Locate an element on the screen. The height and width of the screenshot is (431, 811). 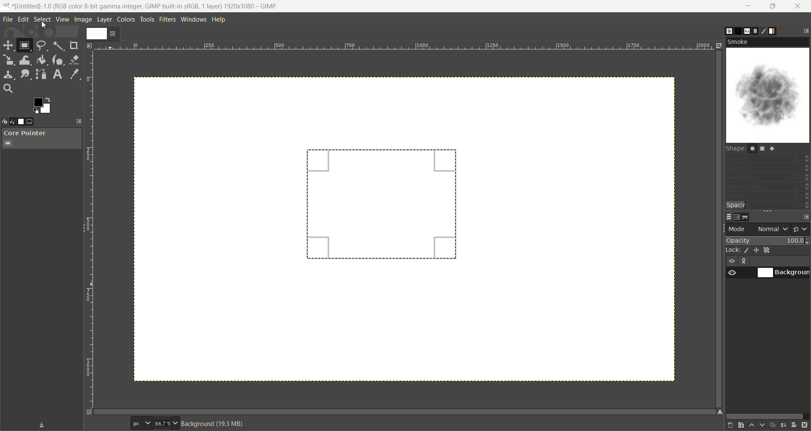
radius is located at coordinates (767, 159).